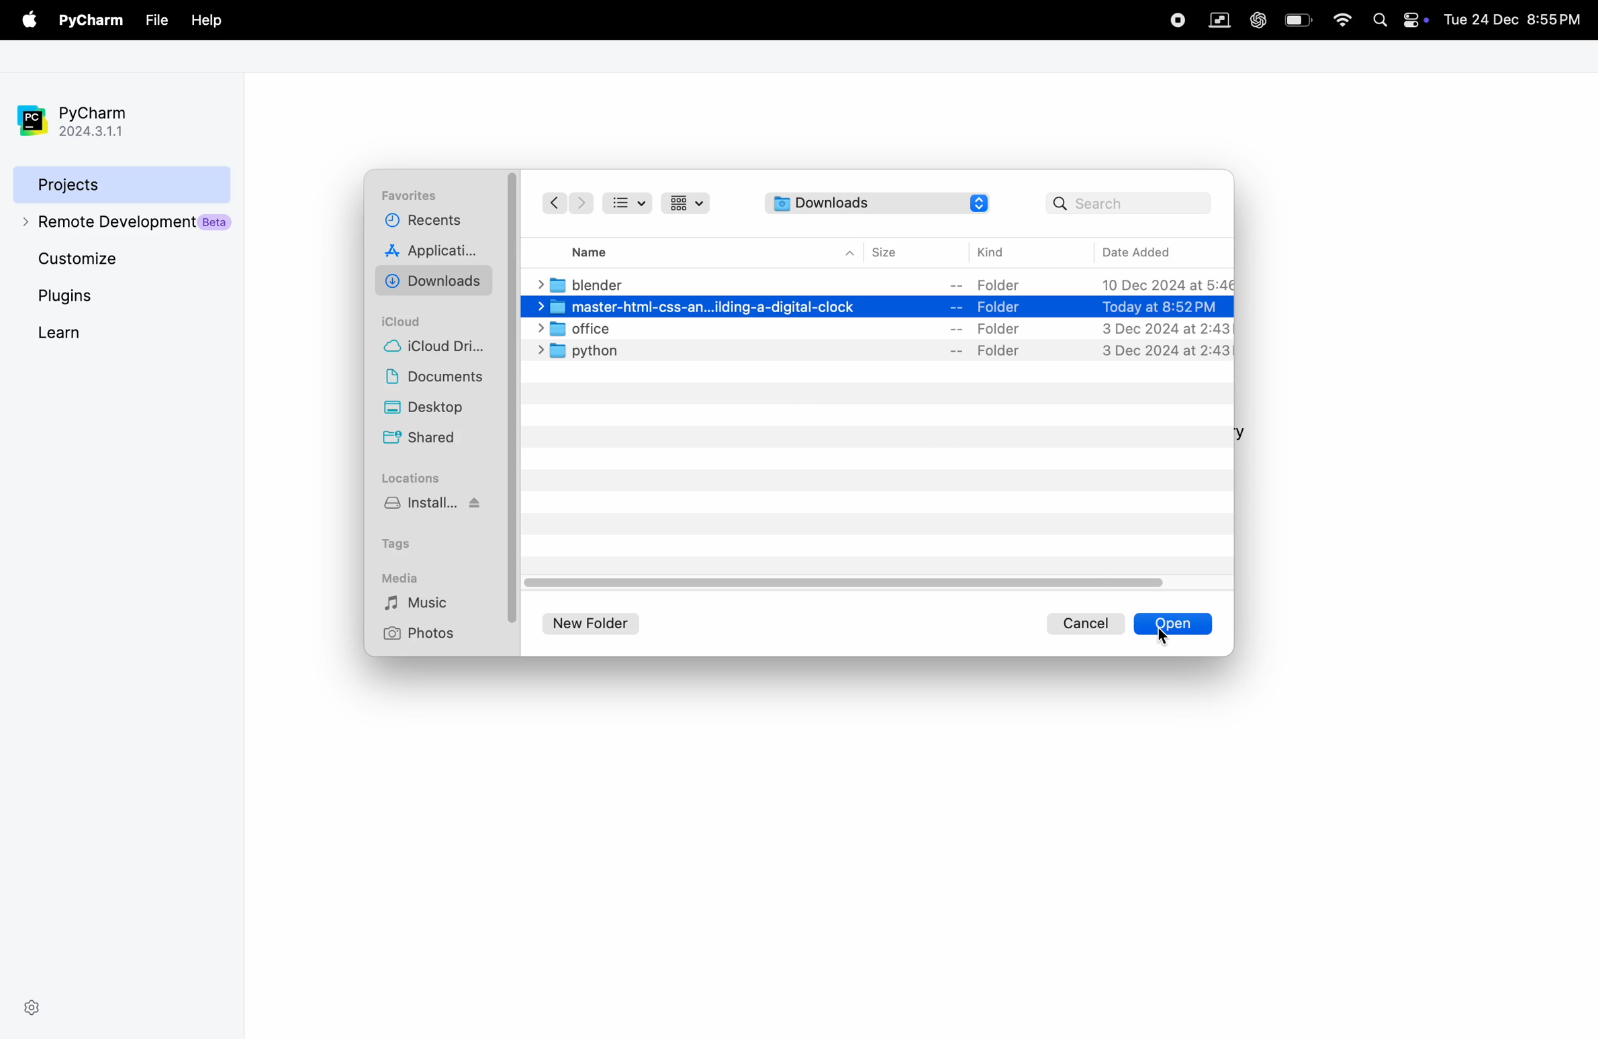  I want to click on list view, so click(632, 202).